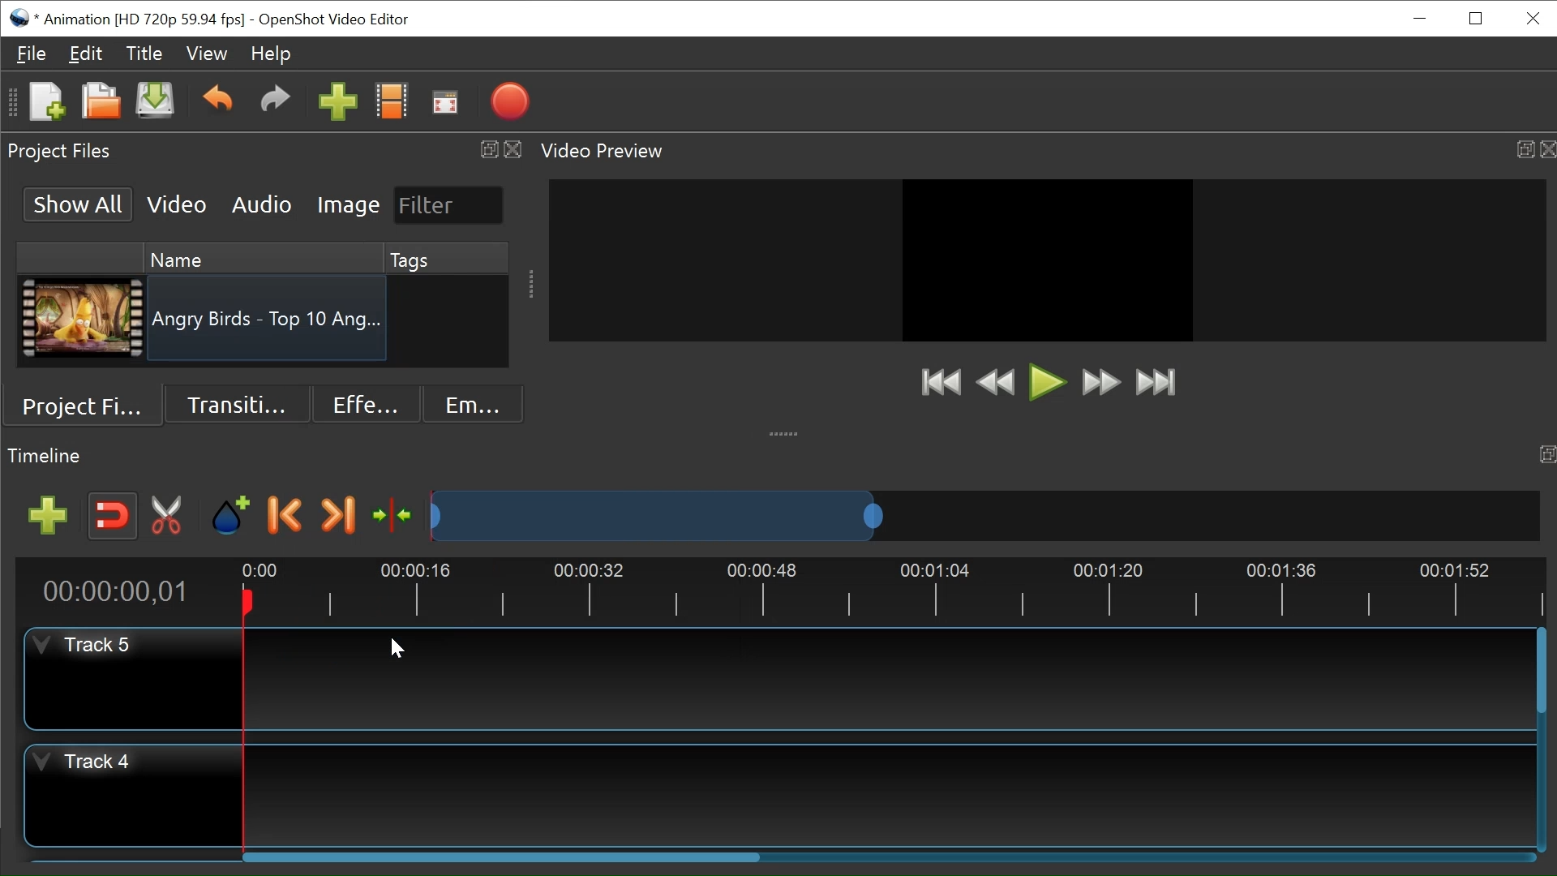 Image resolution: width=1557 pixels, height=876 pixels. What do you see at coordinates (33, 53) in the screenshot?
I see `File` at bounding box center [33, 53].